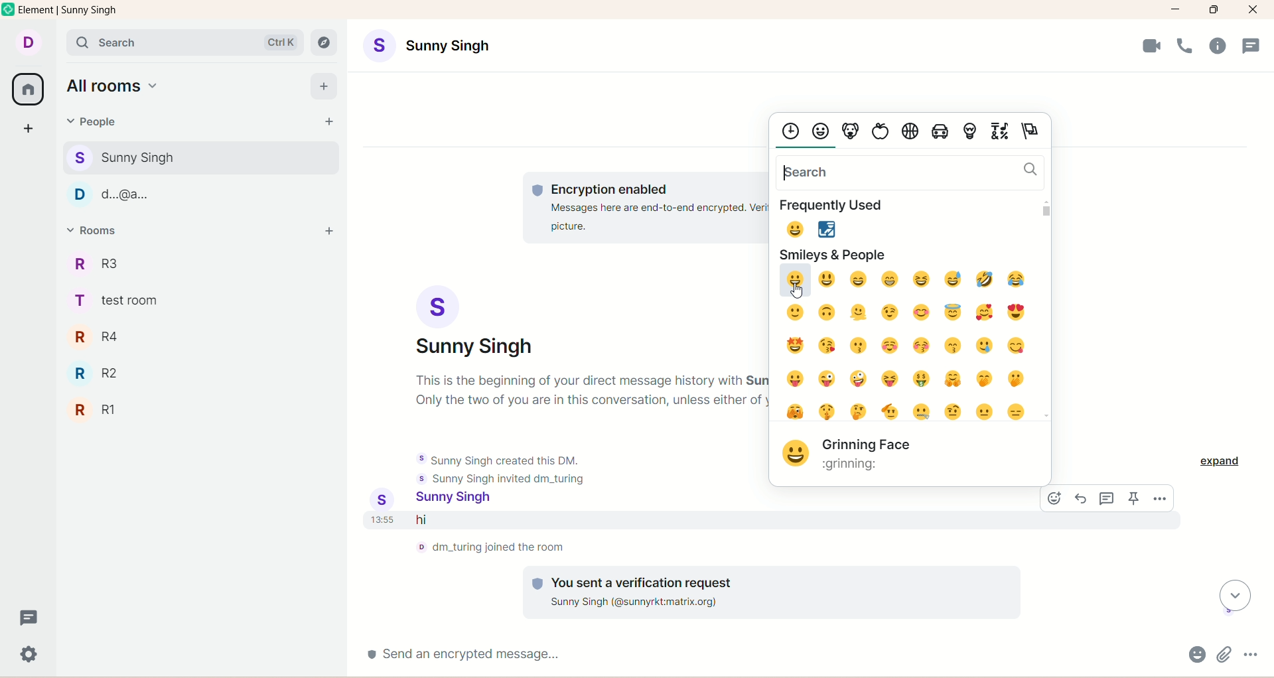 This screenshot has height=678, width=1274. Describe the element at coordinates (971, 133) in the screenshot. I see `Objects` at that location.